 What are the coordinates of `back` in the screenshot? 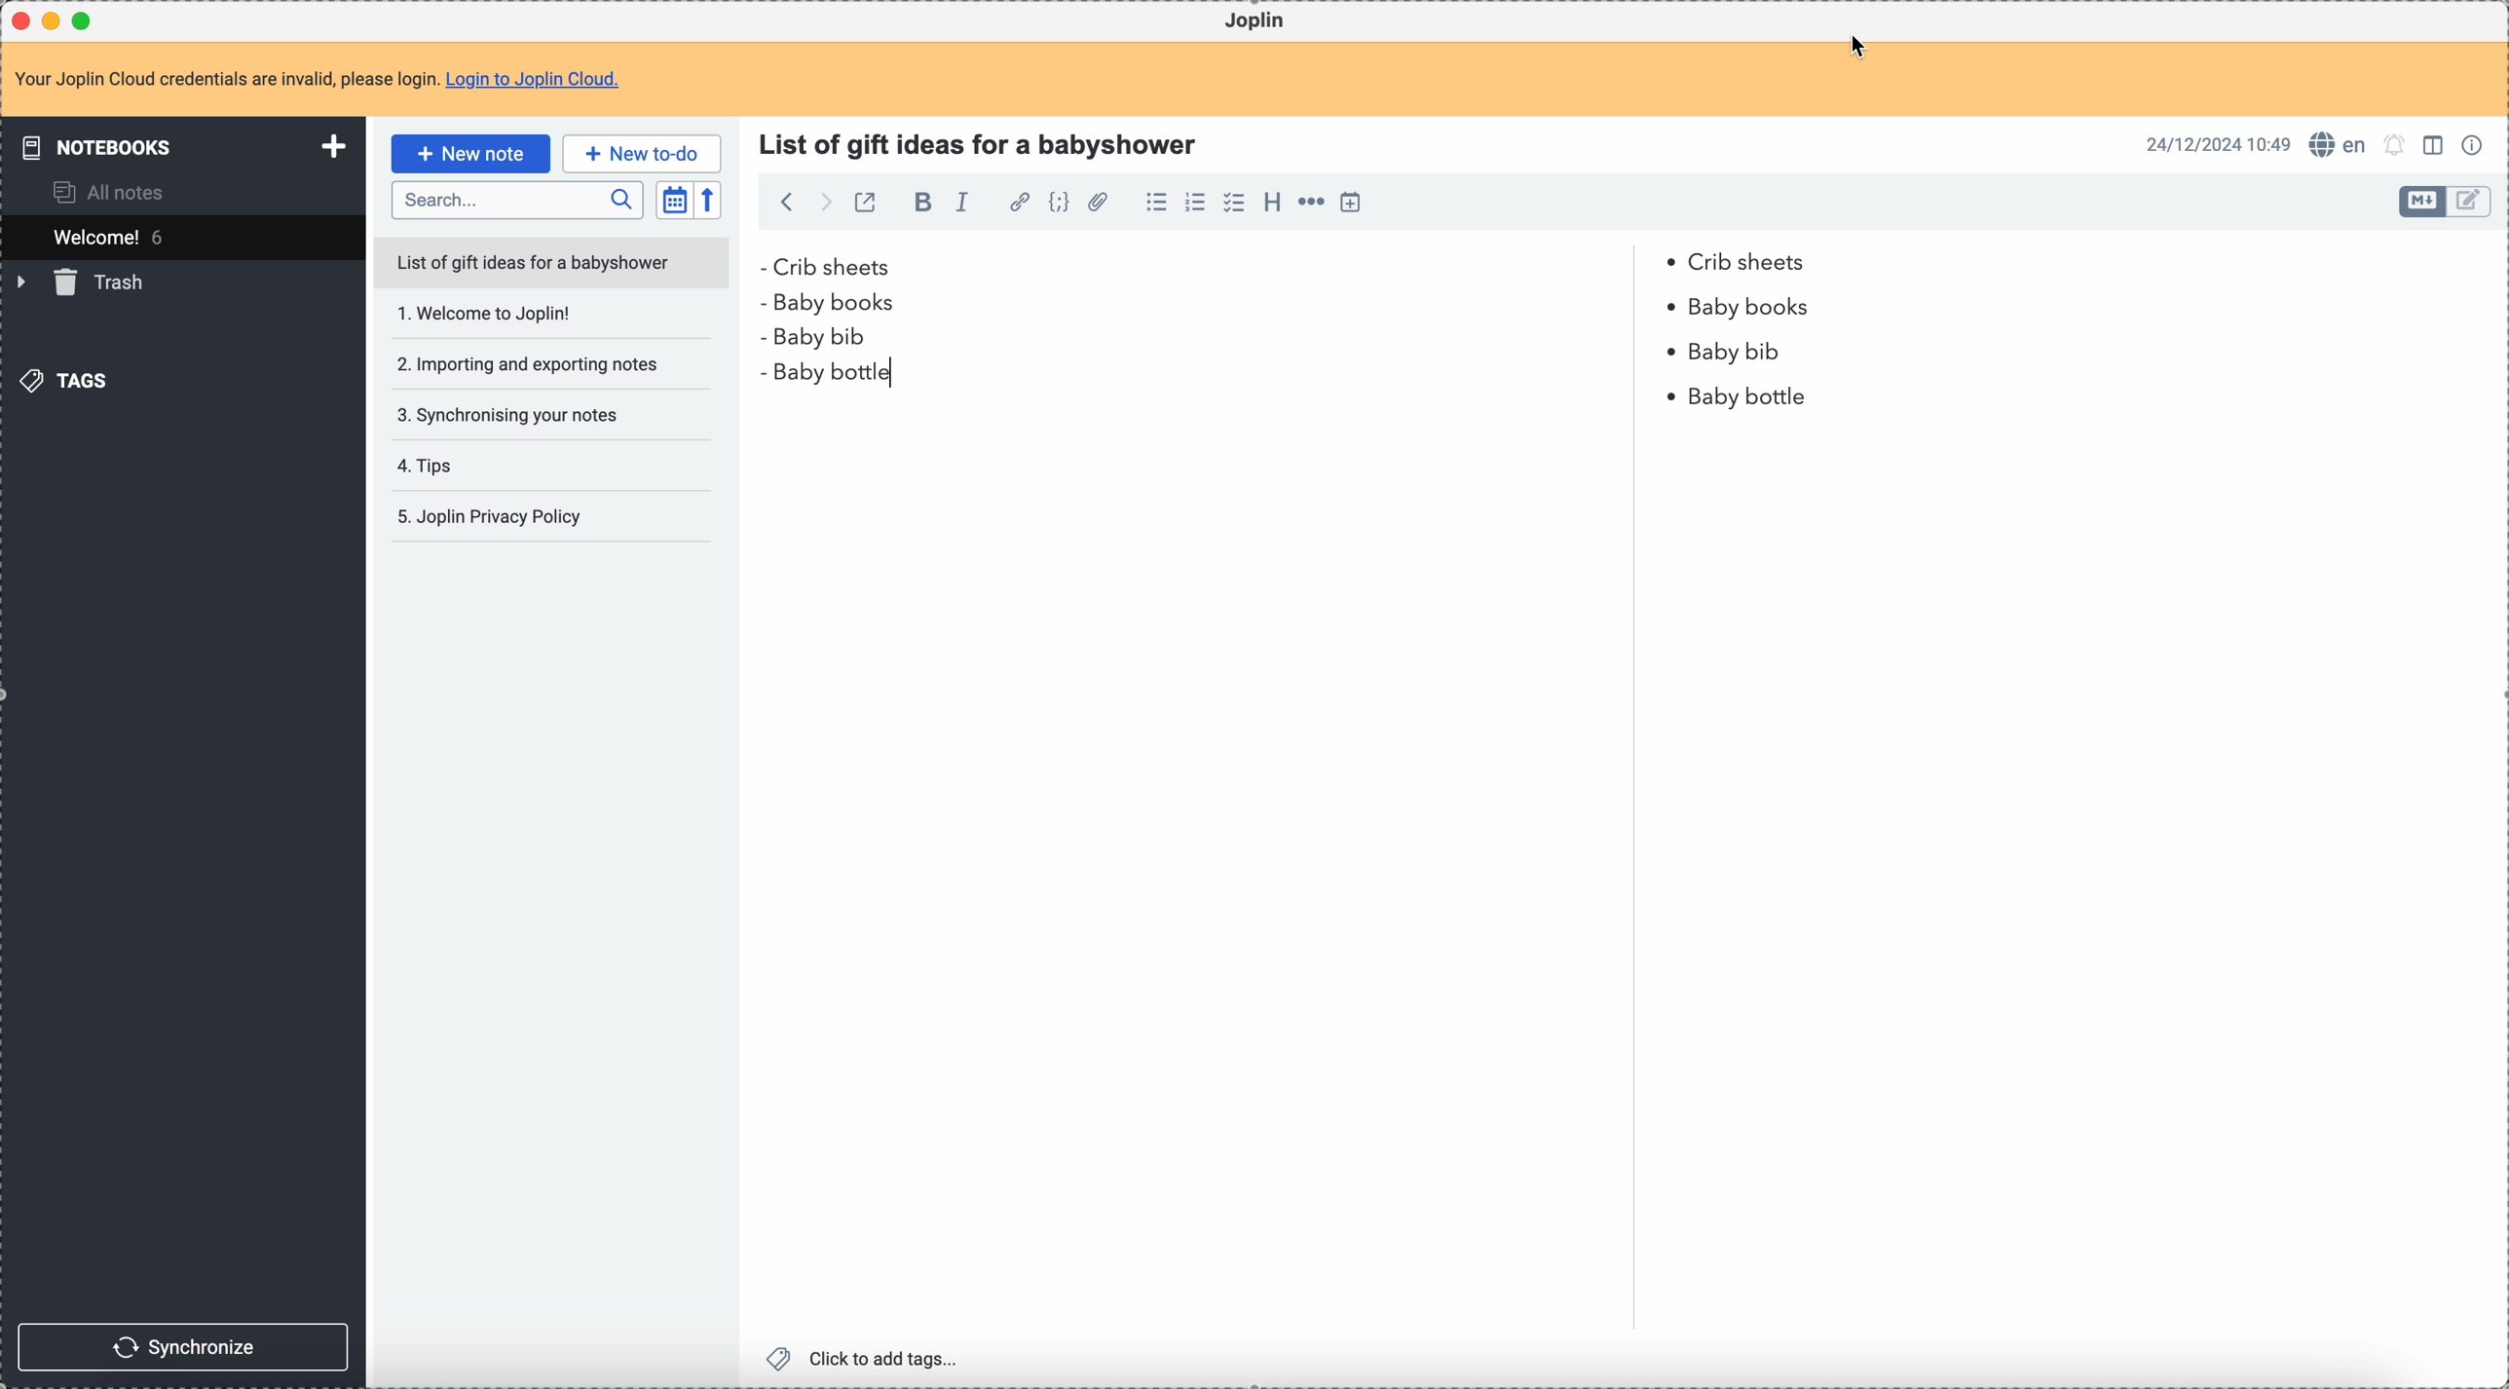 It's located at (789, 202).